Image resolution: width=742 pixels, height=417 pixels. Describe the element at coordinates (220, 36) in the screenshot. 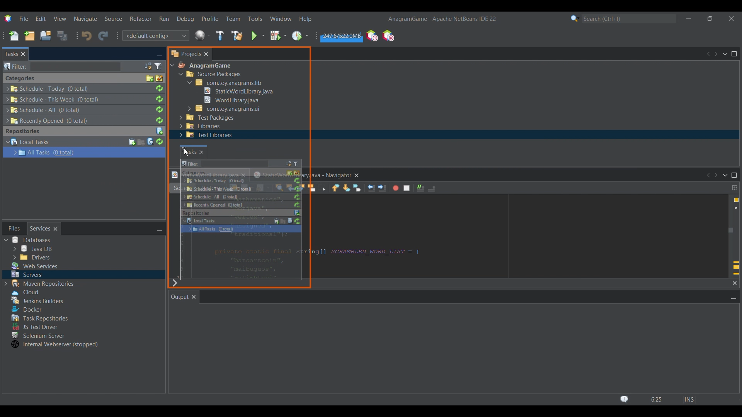

I see `Build main project` at that location.